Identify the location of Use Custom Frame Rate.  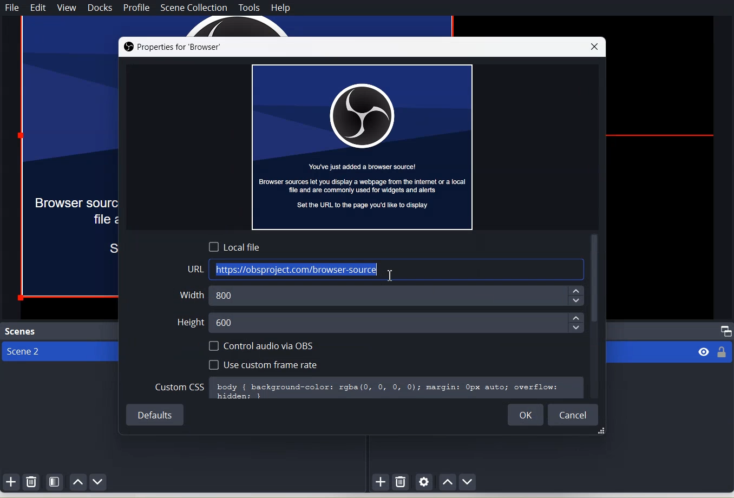
(263, 365).